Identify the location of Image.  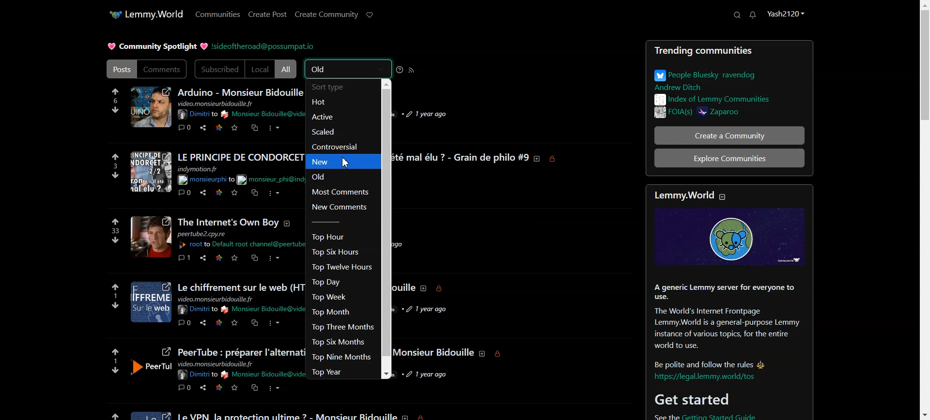
(729, 238).